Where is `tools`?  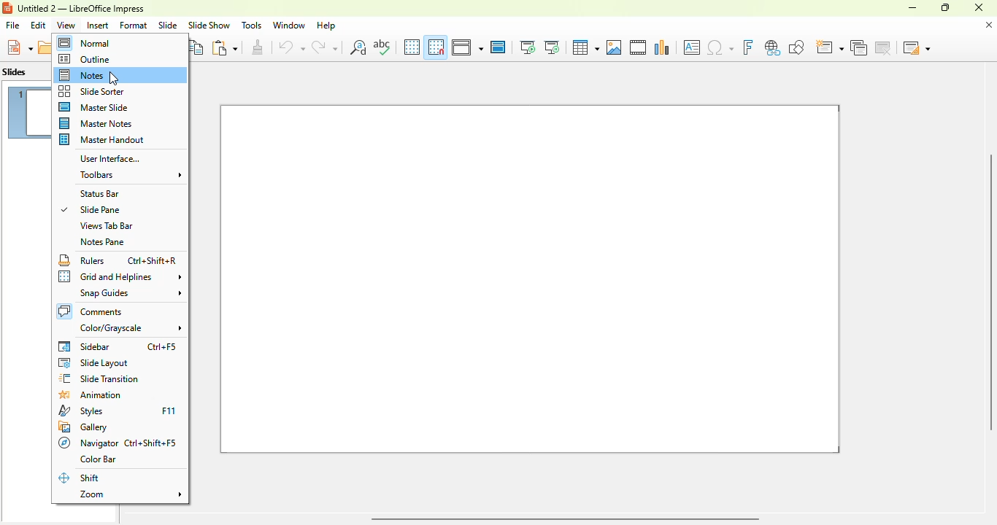 tools is located at coordinates (252, 25).